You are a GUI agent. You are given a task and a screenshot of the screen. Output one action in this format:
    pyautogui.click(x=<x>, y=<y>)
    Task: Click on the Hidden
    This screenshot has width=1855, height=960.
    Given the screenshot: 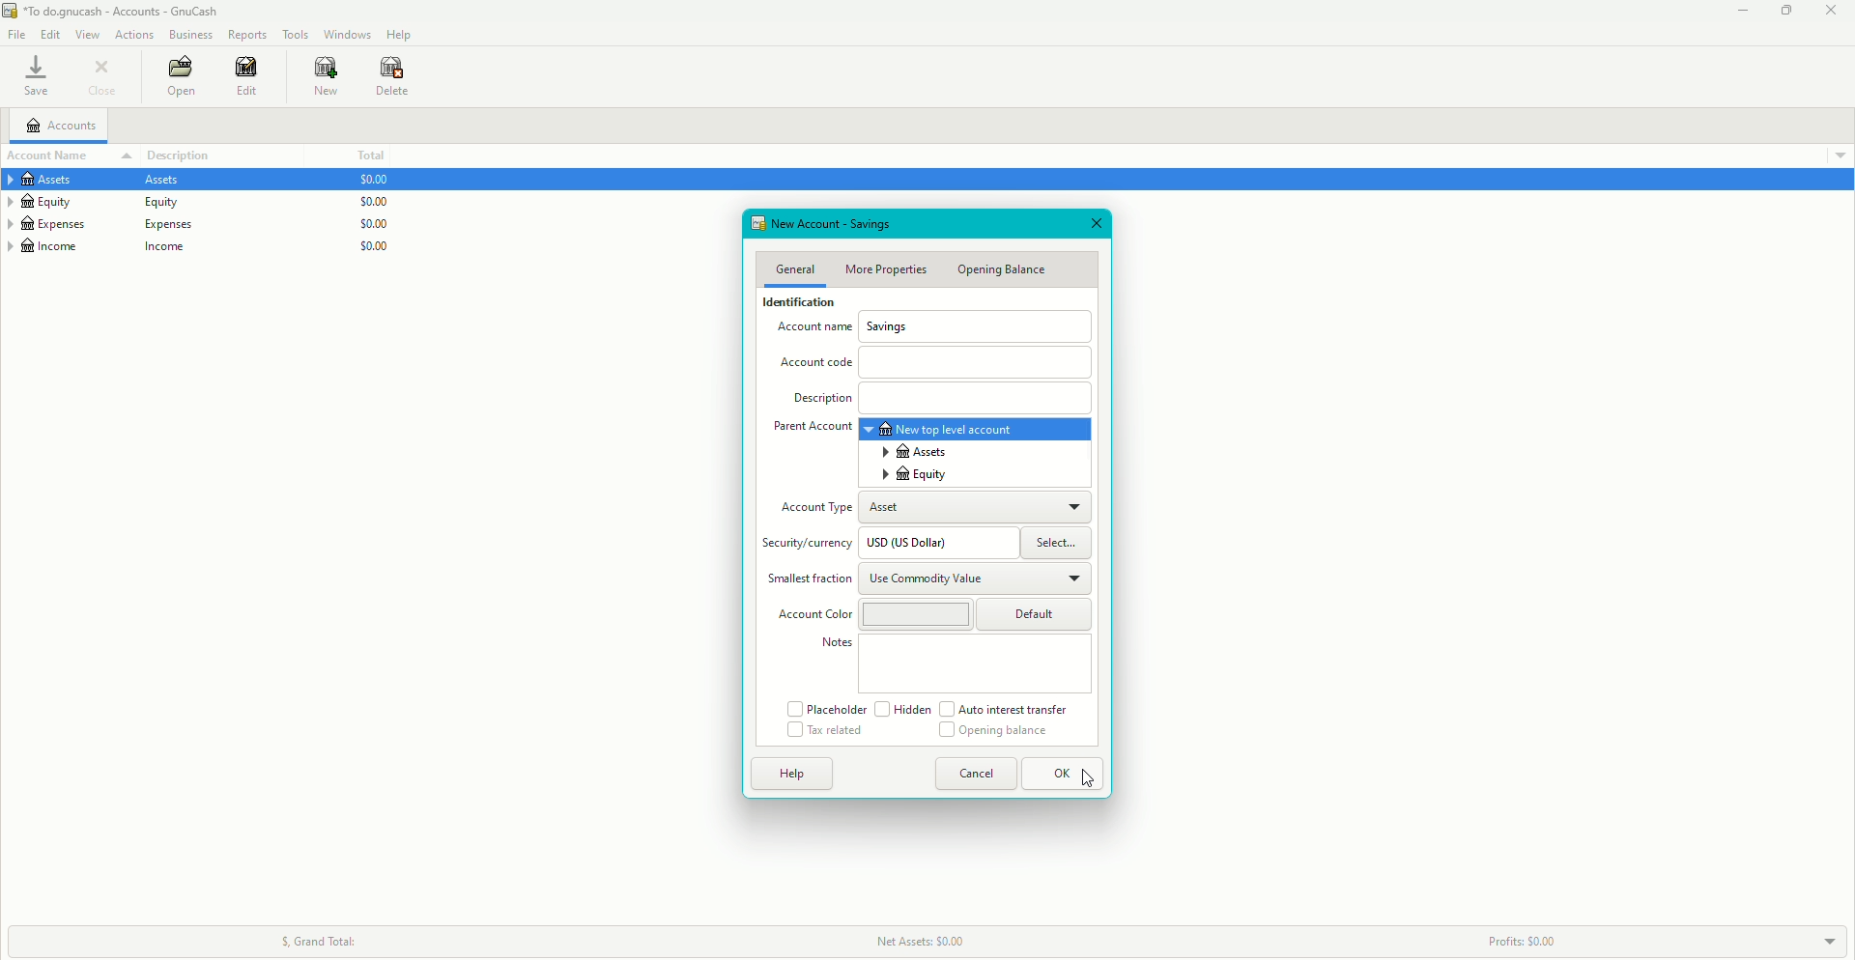 What is the action you would take?
    pyautogui.click(x=901, y=709)
    